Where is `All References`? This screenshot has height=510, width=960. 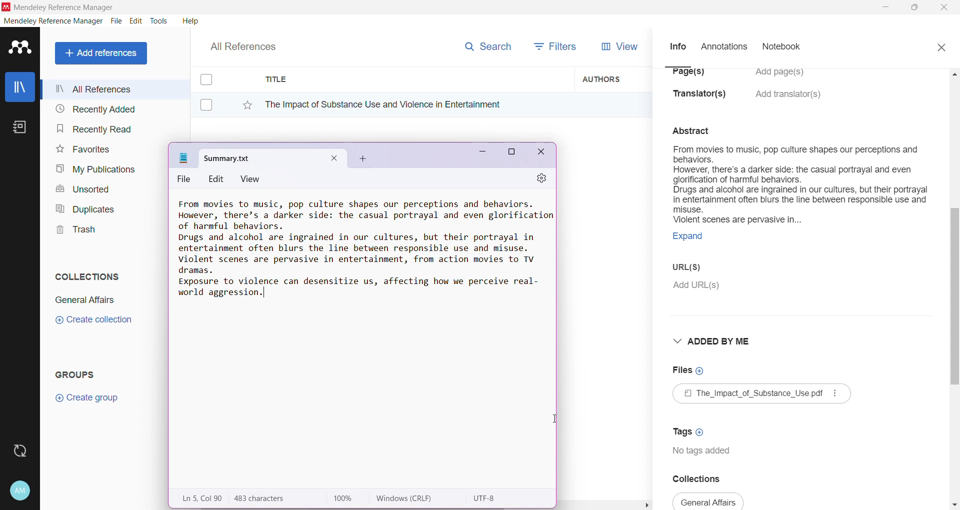
All References is located at coordinates (114, 89).